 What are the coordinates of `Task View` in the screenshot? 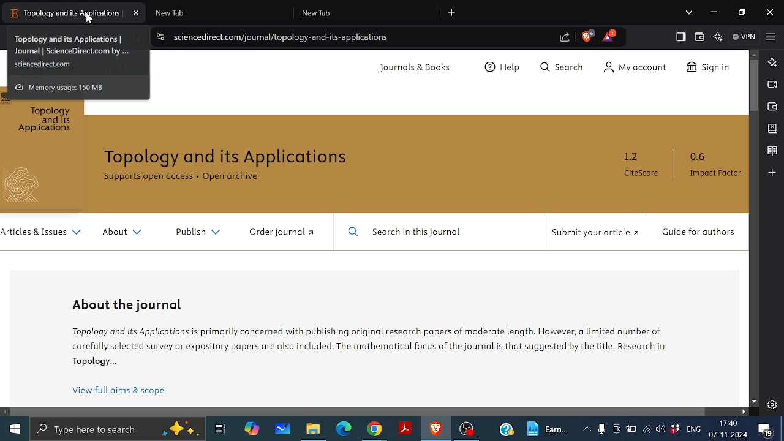 It's located at (222, 429).